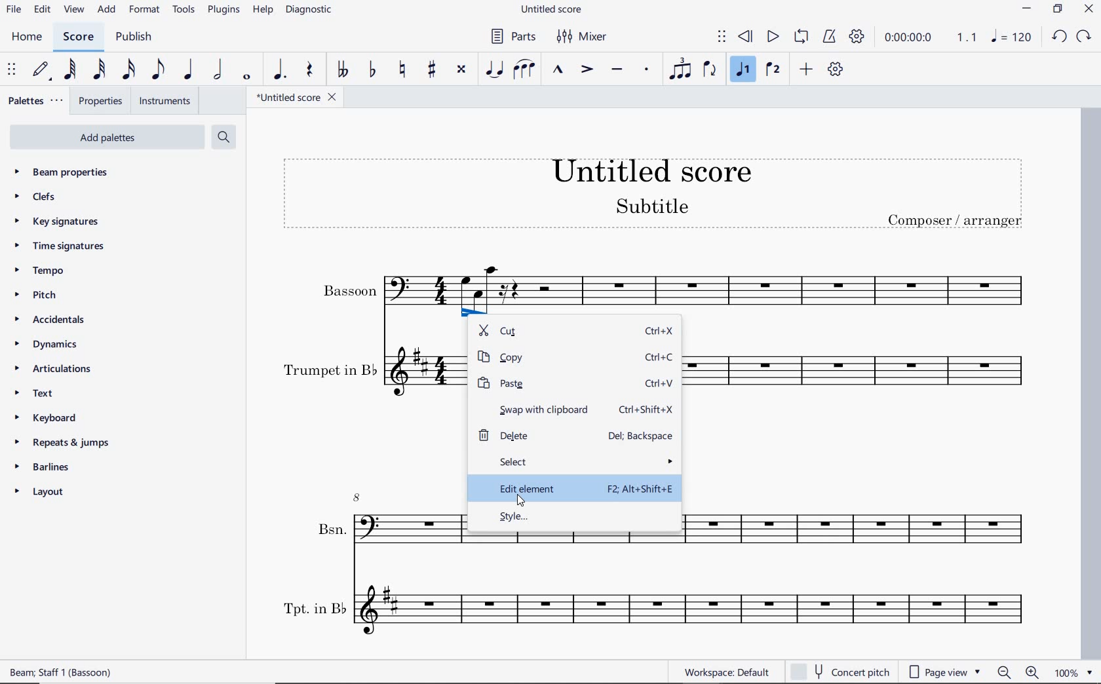 Image resolution: width=1101 pixels, height=684 pixels. I want to click on page view, so click(943, 671).